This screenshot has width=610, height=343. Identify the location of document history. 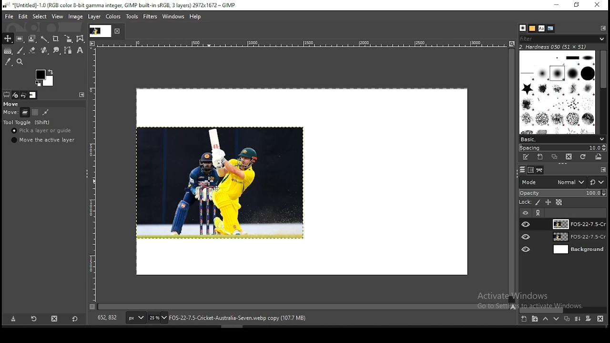
(551, 29).